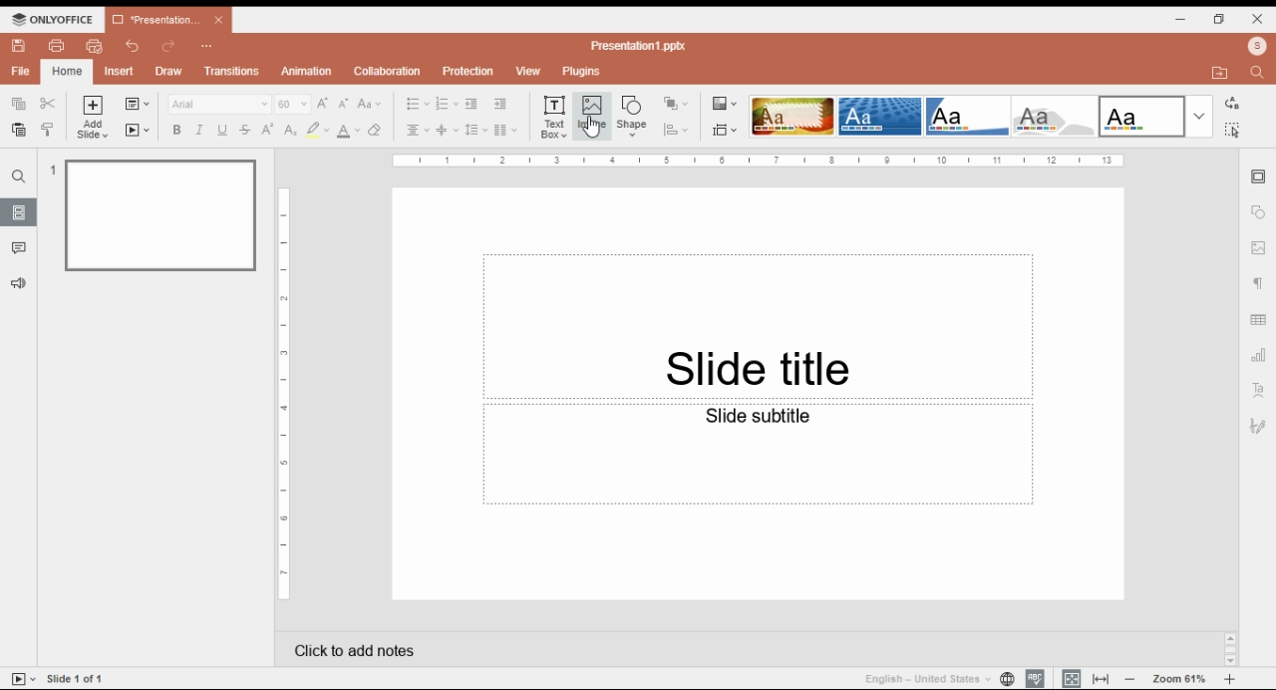  Describe the element at coordinates (677, 131) in the screenshot. I see `align shapes` at that location.